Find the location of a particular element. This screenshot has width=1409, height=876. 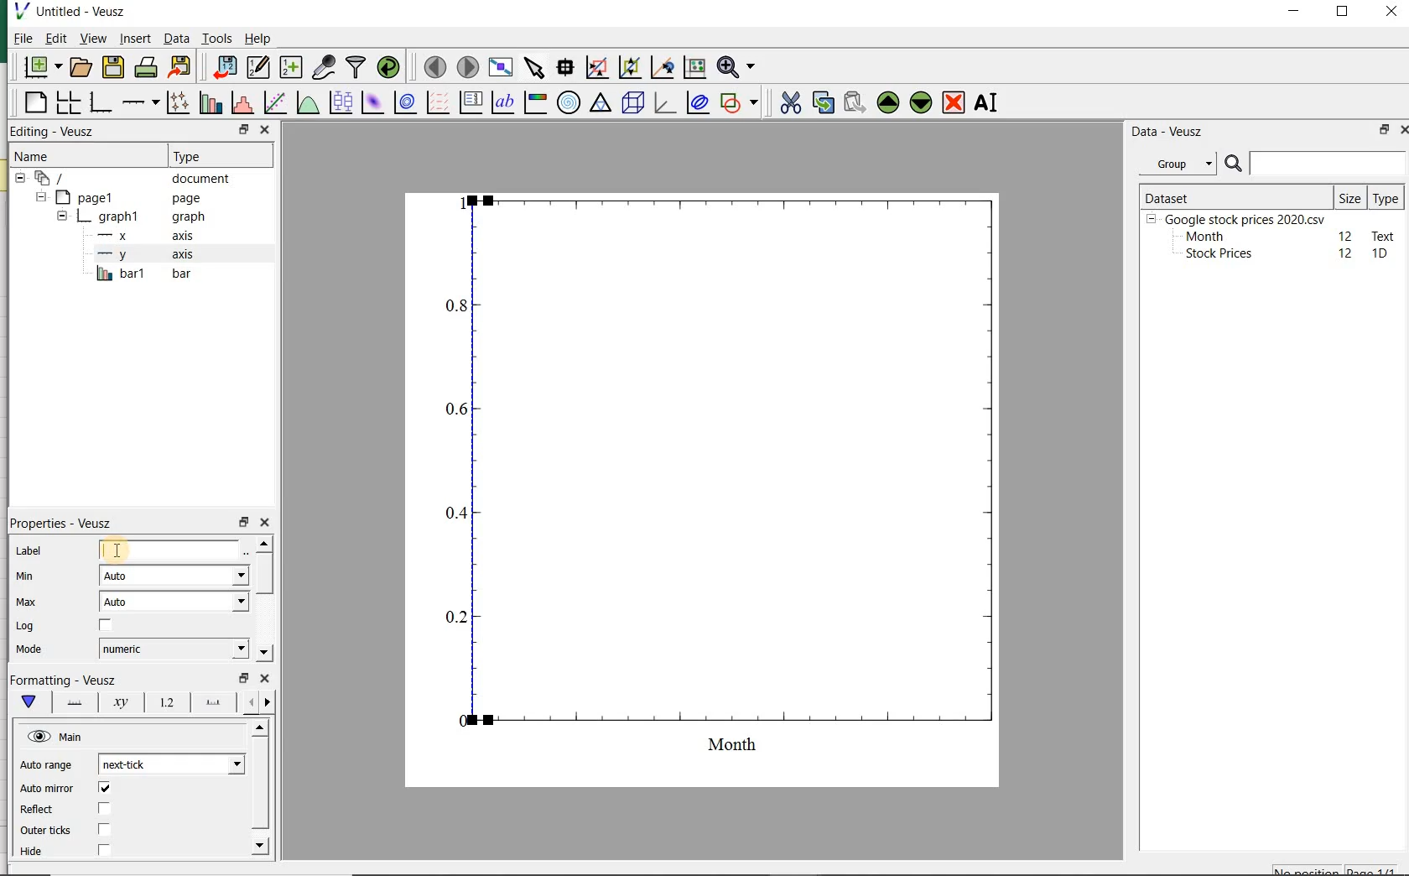

filter data is located at coordinates (356, 66).